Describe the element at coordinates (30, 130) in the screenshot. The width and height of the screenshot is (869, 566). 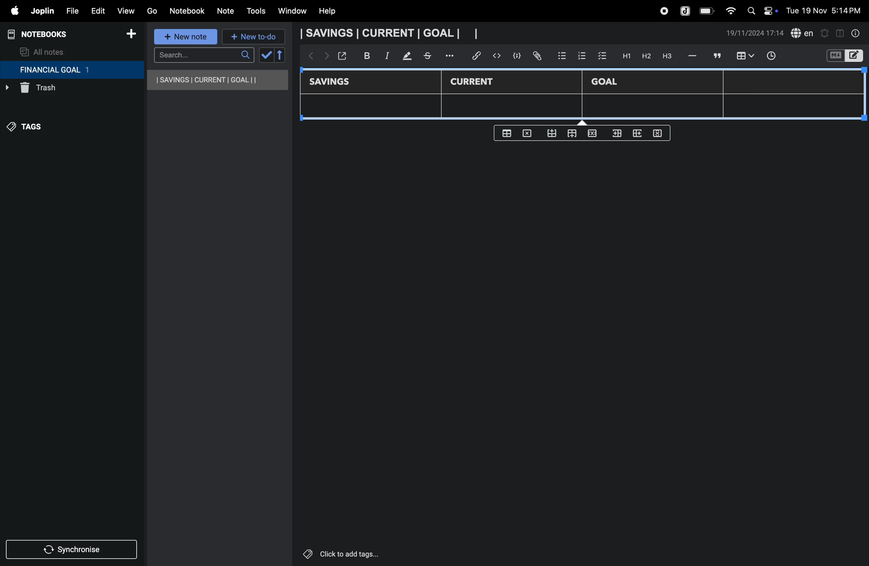
I see `tags` at that location.